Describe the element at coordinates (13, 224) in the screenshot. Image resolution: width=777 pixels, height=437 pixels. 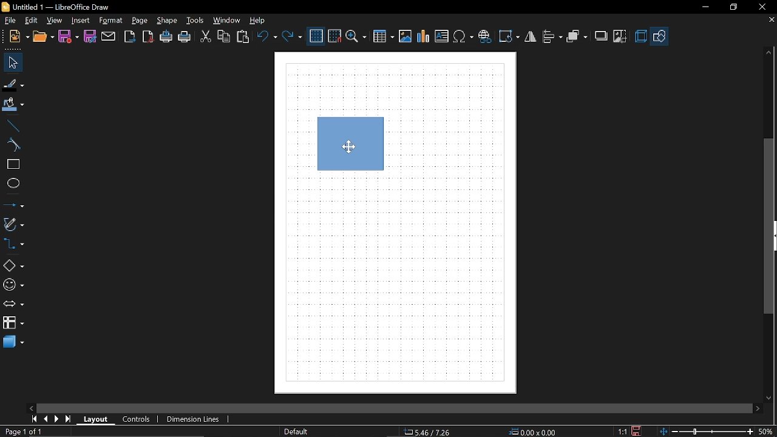
I see `Curves and polygon` at that location.